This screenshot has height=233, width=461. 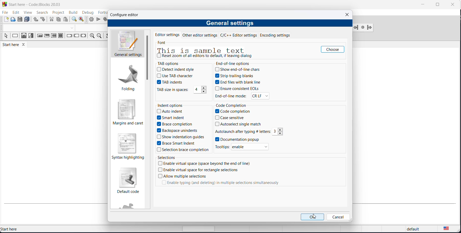 I want to click on reset zoom checkbox, so click(x=207, y=57).